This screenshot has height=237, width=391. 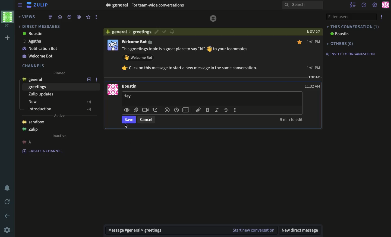 I want to click on strikethrough , so click(x=226, y=110).